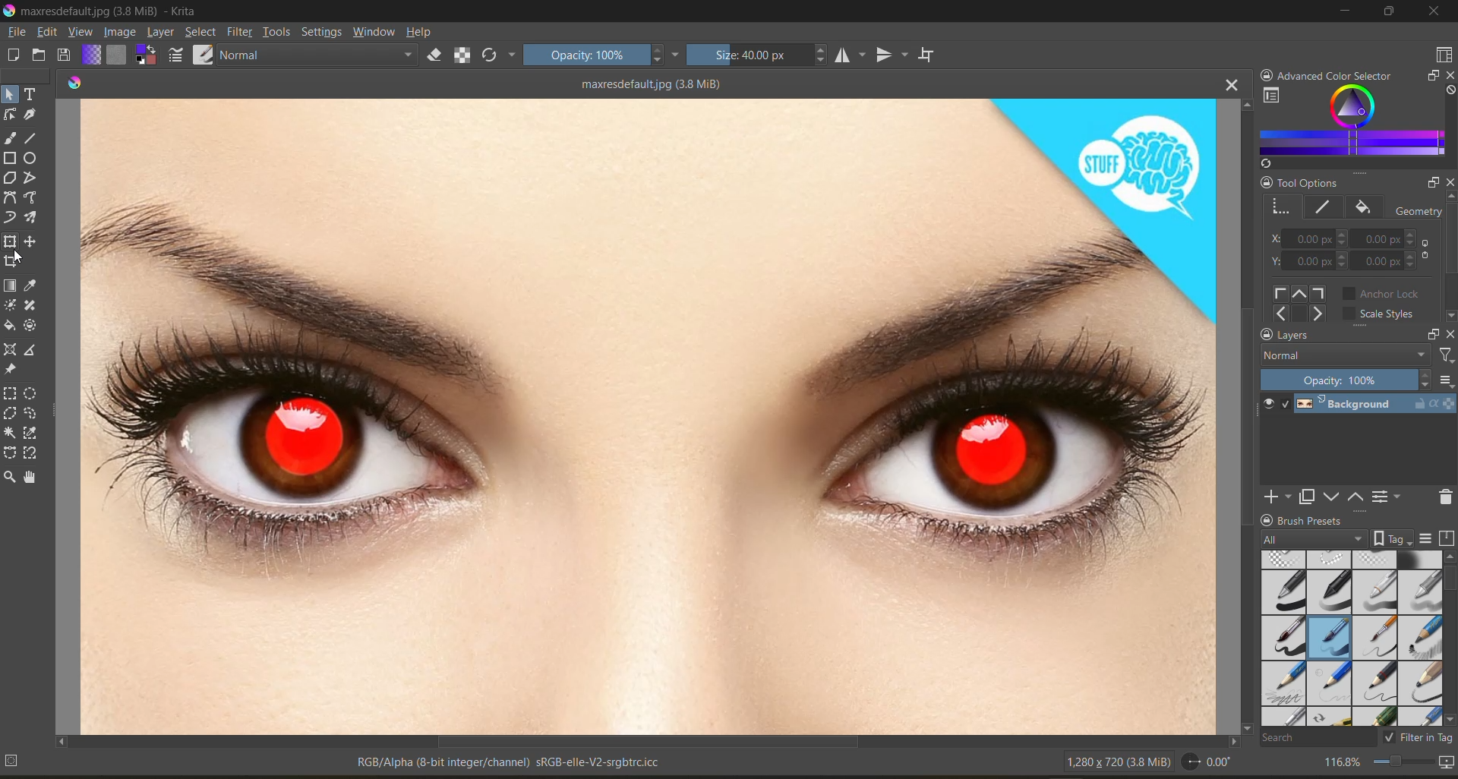 The width and height of the screenshot is (1458, 779). Describe the element at coordinates (31, 199) in the screenshot. I see `tool` at that location.